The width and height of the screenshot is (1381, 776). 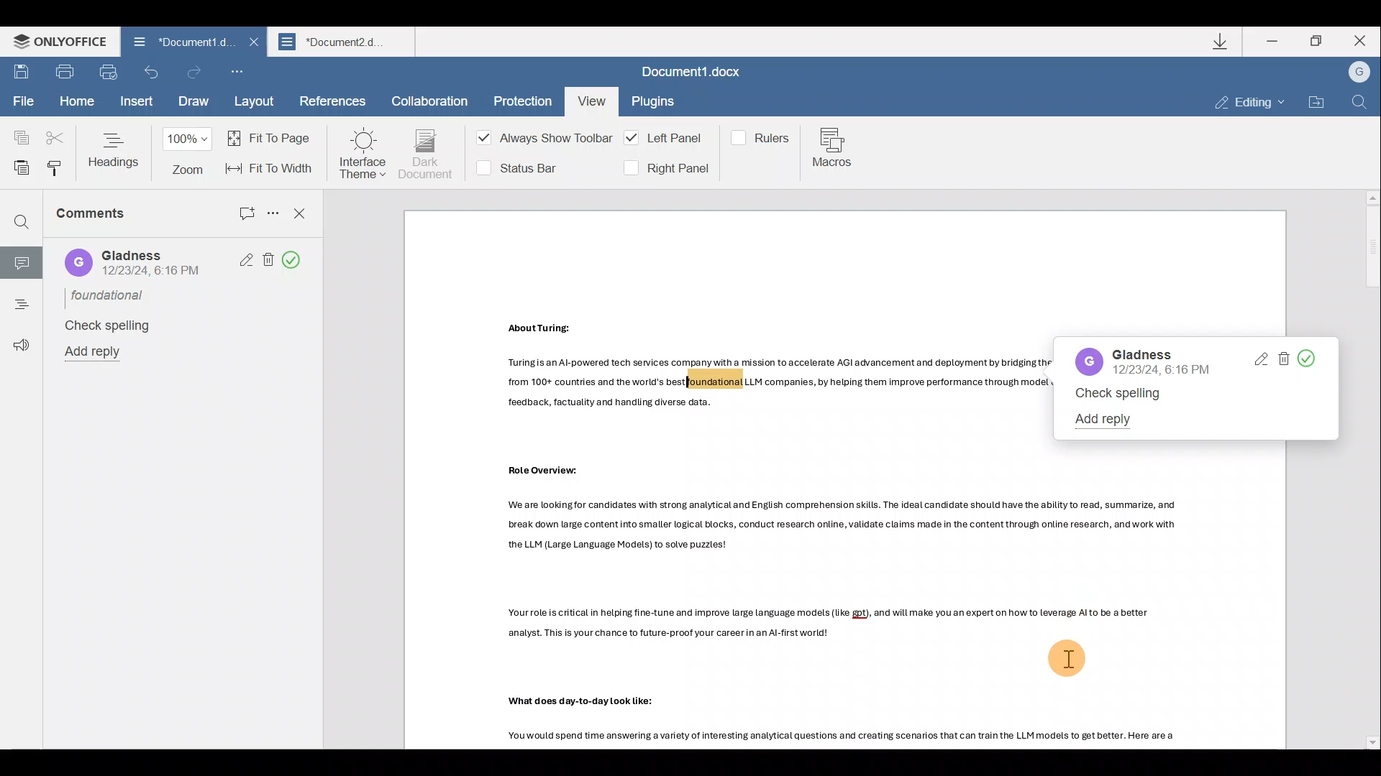 I want to click on Status bar, so click(x=523, y=167).